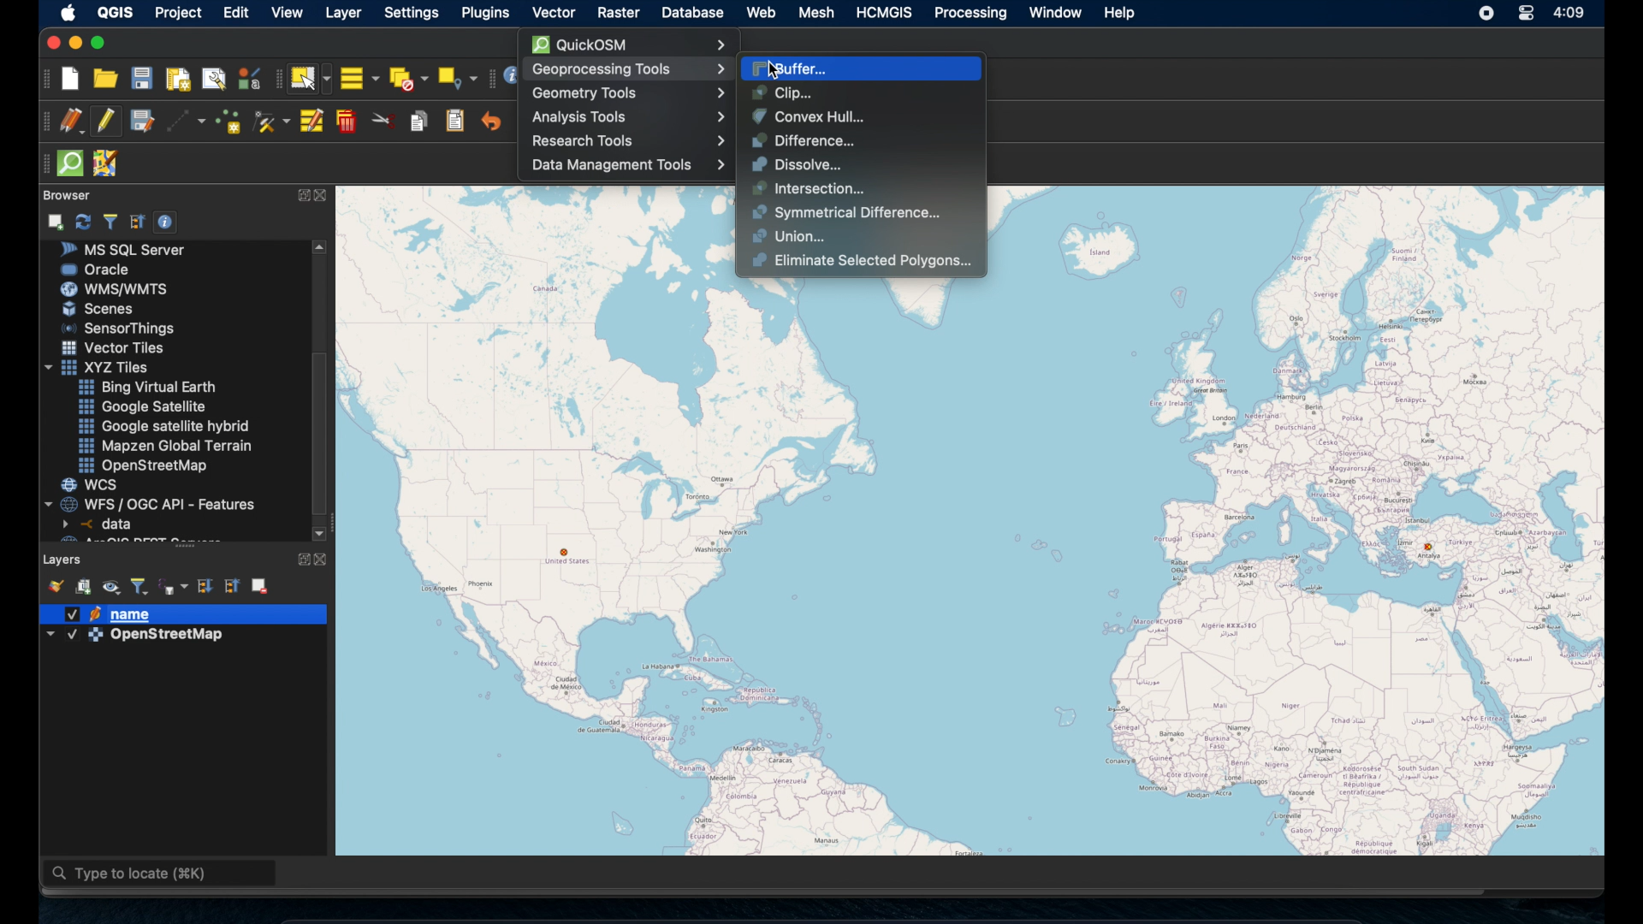 Image resolution: width=1643 pixels, height=924 pixels. What do you see at coordinates (860, 261) in the screenshot?
I see `Eliminate Selected Polygons...` at bounding box center [860, 261].